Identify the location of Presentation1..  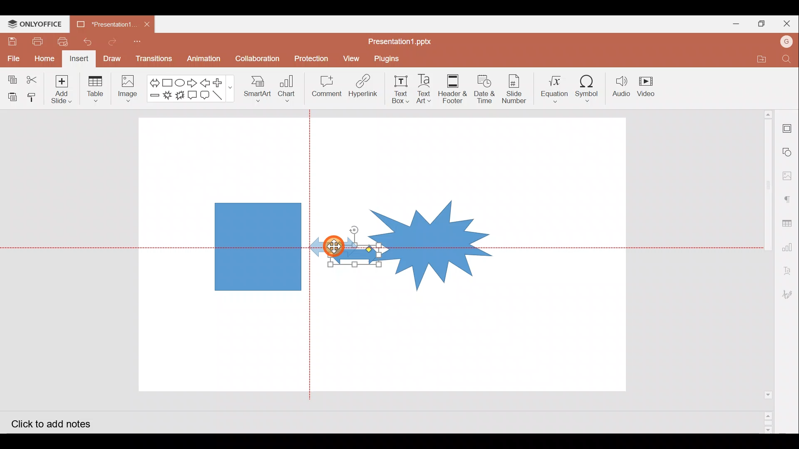
(105, 22).